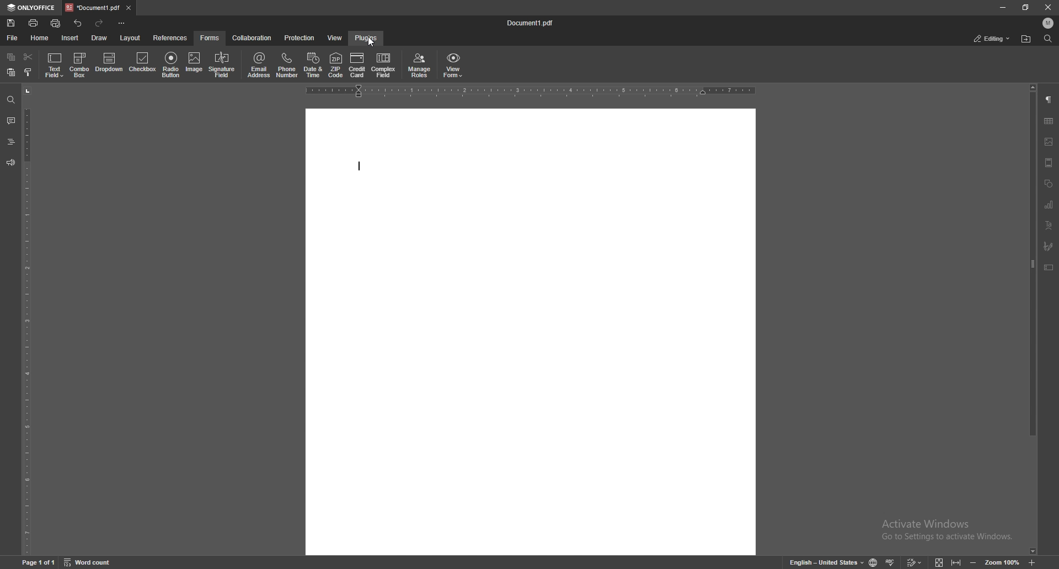 Image resolution: width=1059 pixels, height=569 pixels. What do you see at coordinates (299, 37) in the screenshot?
I see `protection` at bounding box center [299, 37].